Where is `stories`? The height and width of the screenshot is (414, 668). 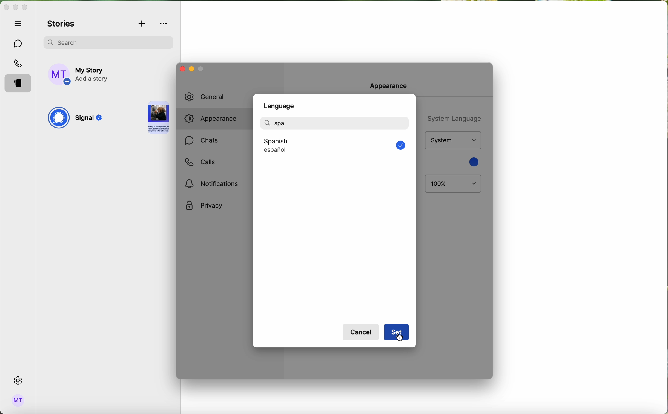
stories is located at coordinates (61, 24).